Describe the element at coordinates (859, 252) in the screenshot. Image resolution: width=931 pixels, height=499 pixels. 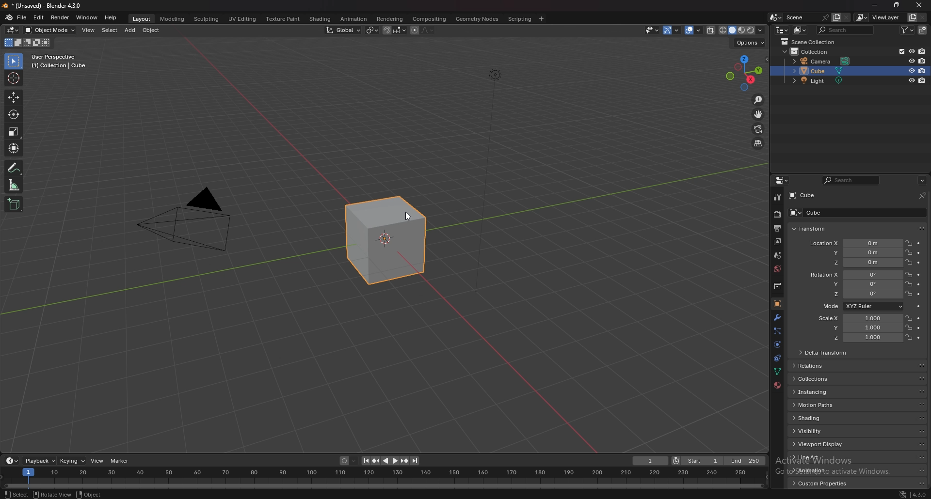
I see `location y` at that location.